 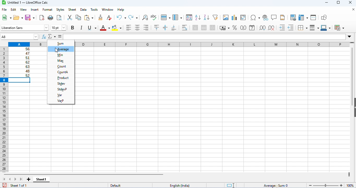 I want to click on data, so click(x=84, y=10).